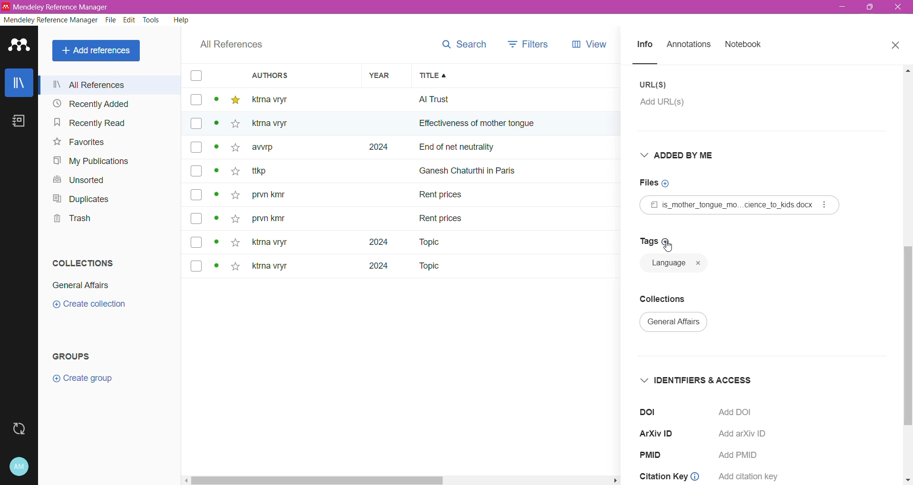 Image resolution: width=913 pixels, height=485 pixels. Describe the element at coordinates (700, 379) in the screenshot. I see `Identifiers and Access` at that location.